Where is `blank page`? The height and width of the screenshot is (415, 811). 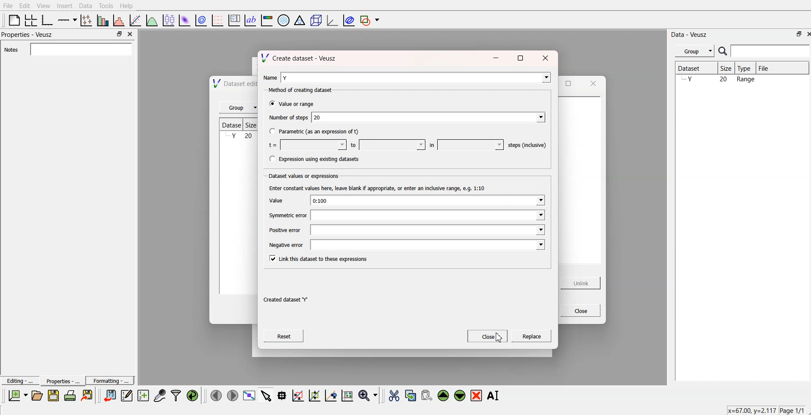
blank page is located at coordinates (14, 20).